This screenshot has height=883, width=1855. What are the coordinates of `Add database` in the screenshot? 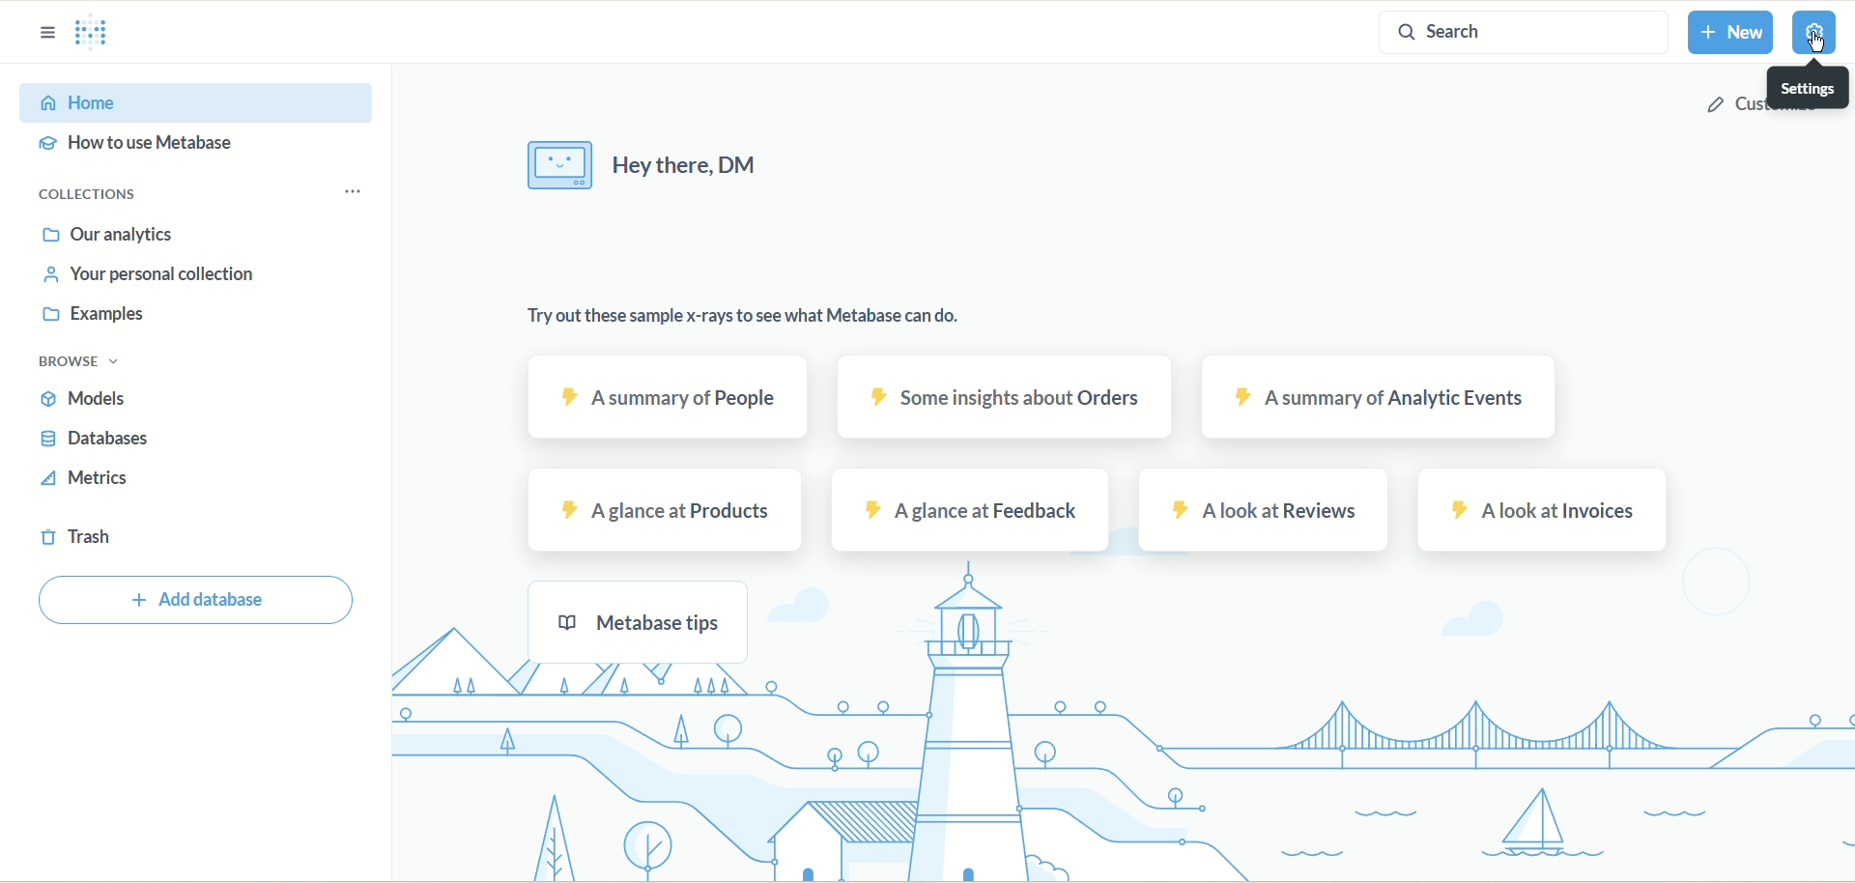 It's located at (189, 602).